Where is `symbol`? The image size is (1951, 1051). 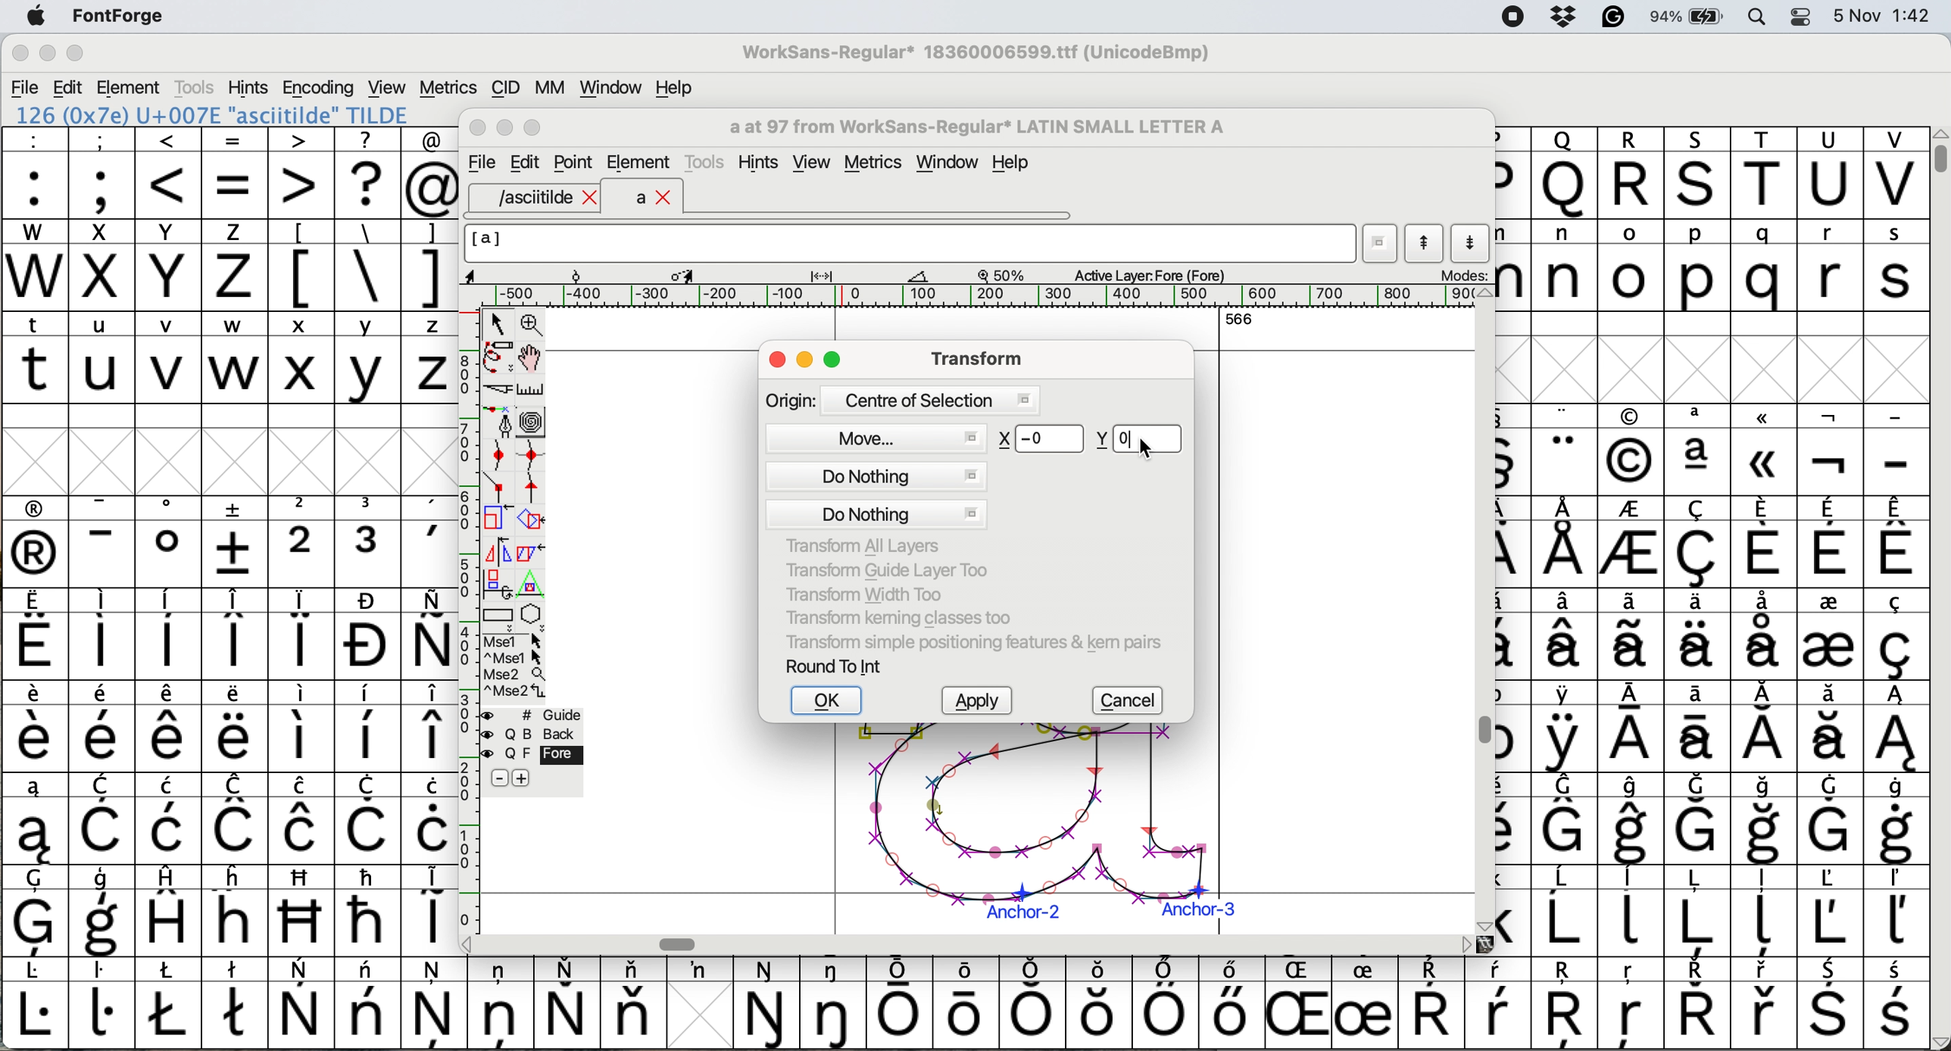
symbol is located at coordinates (633, 1002).